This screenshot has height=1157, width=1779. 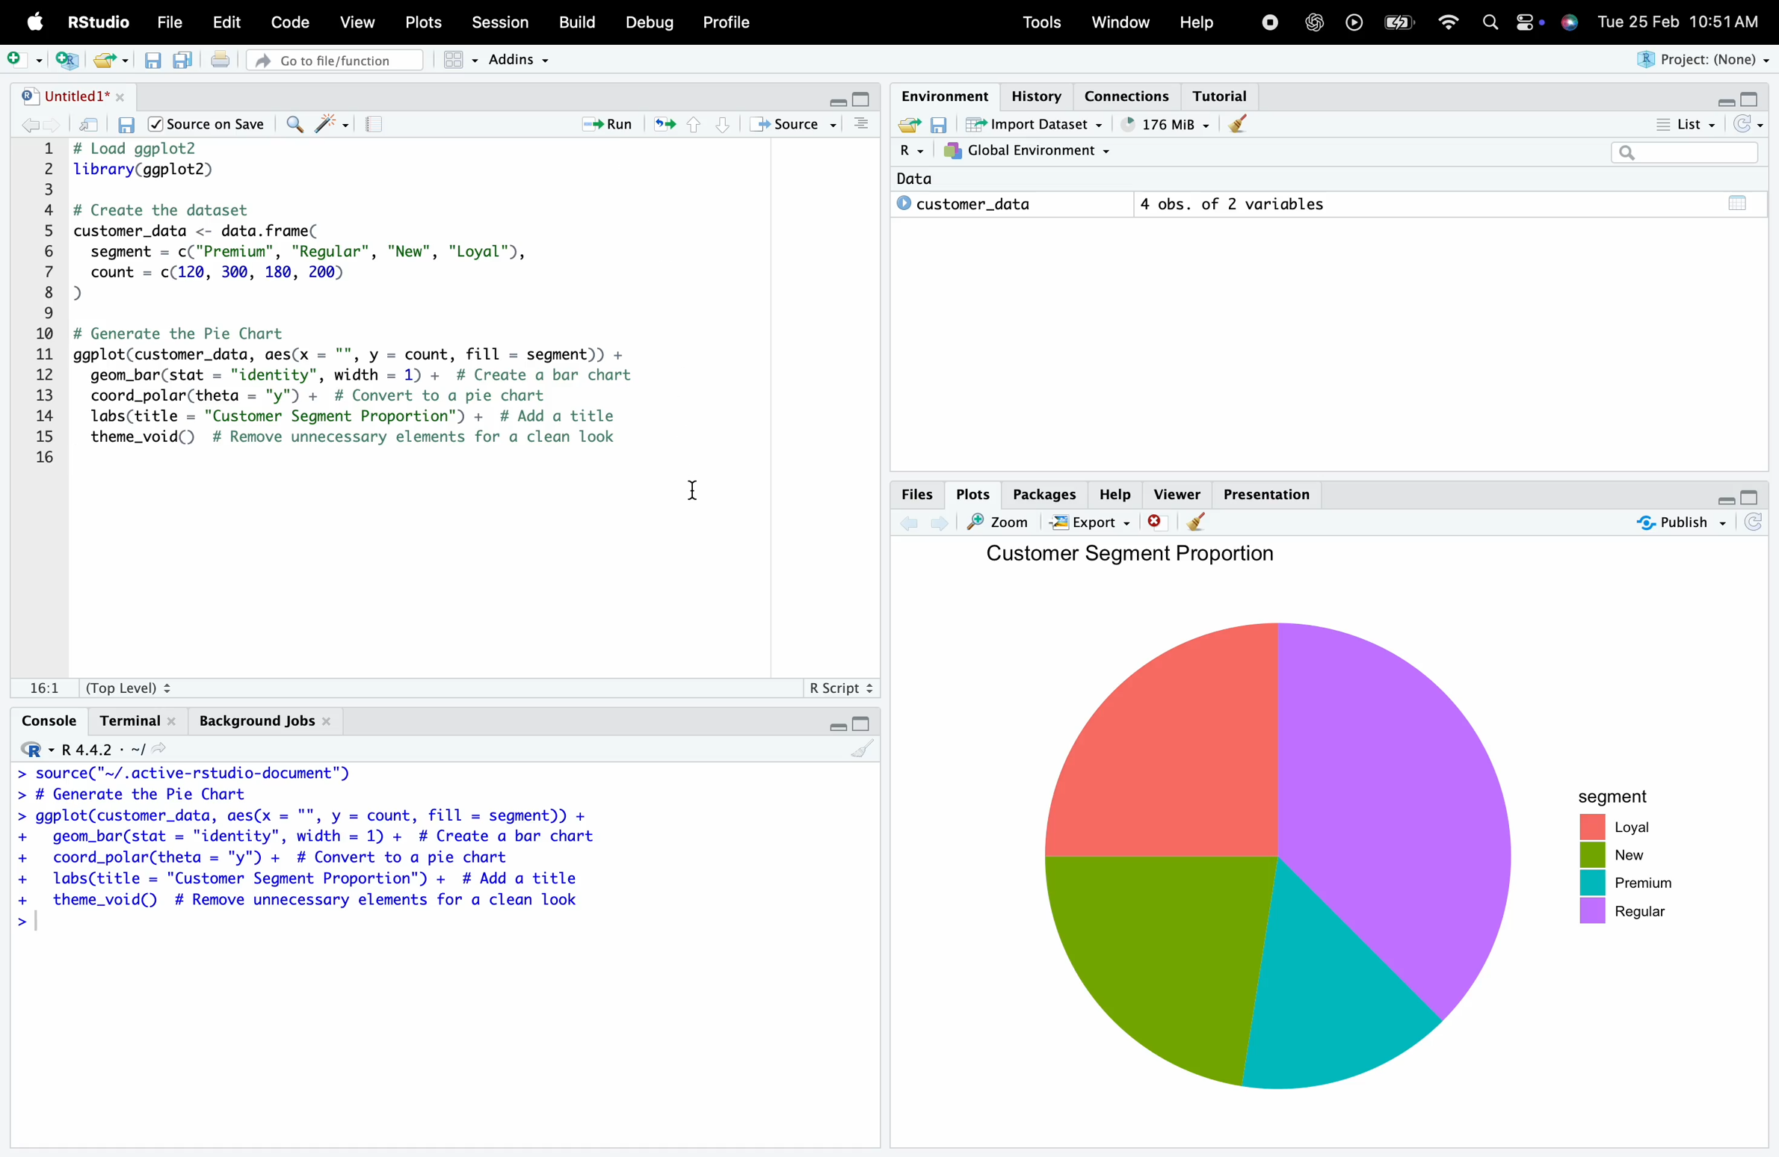 I want to click on Viewer, so click(x=1176, y=491).